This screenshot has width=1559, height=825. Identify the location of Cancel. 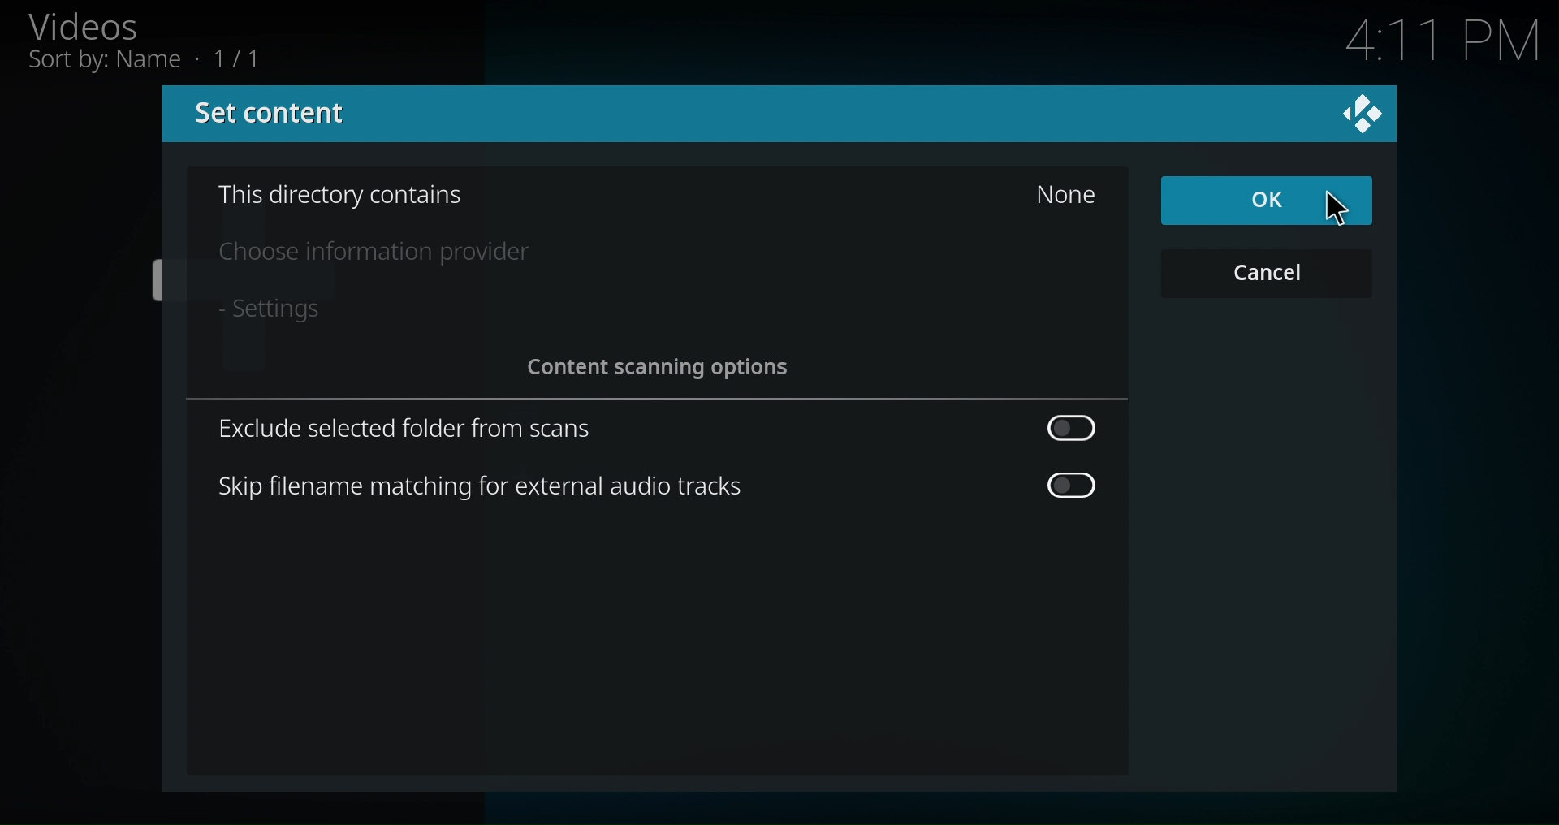
(1263, 271).